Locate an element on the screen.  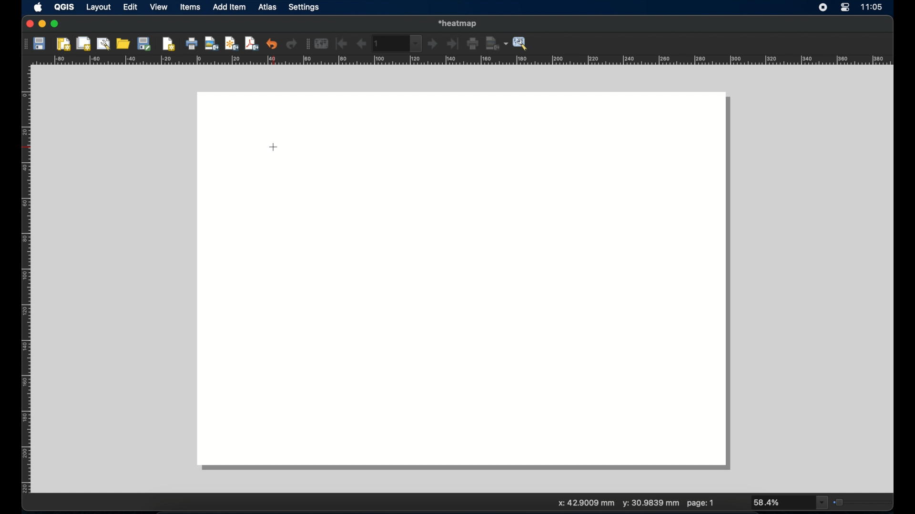
export as pdf is located at coordinates (252, 43).